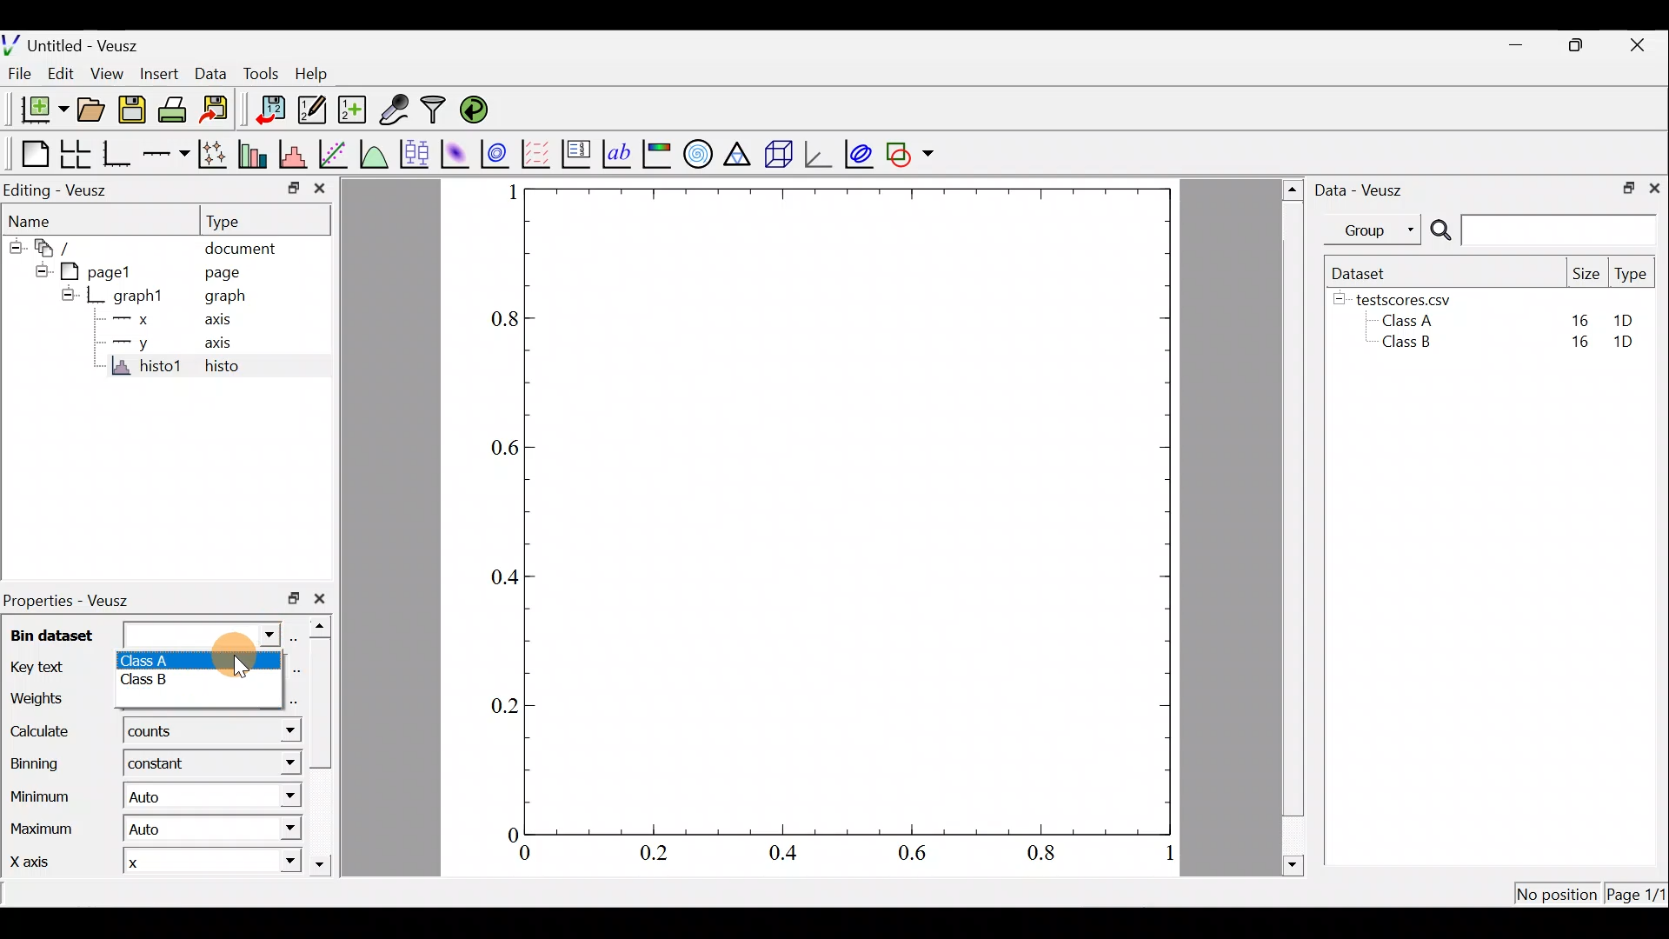 This screenshot has height=939, width=1669. I want to click on graph1, so click(130, 295).